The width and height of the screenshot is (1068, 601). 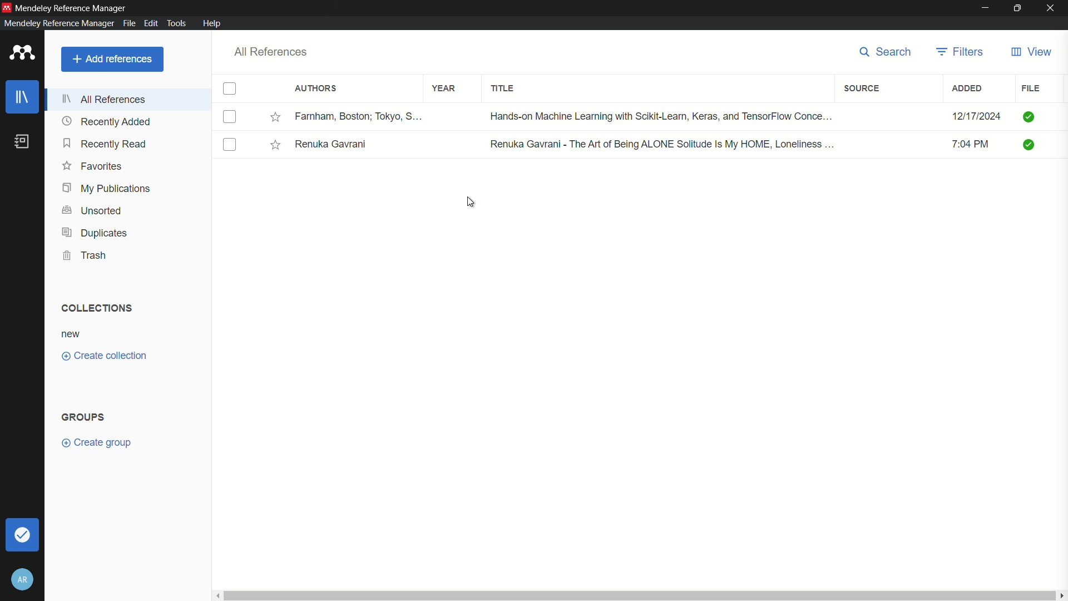 What do you see at coordinates (1032, 52) in the screenshot?
I see `view` at bounding box center [1032, 52].